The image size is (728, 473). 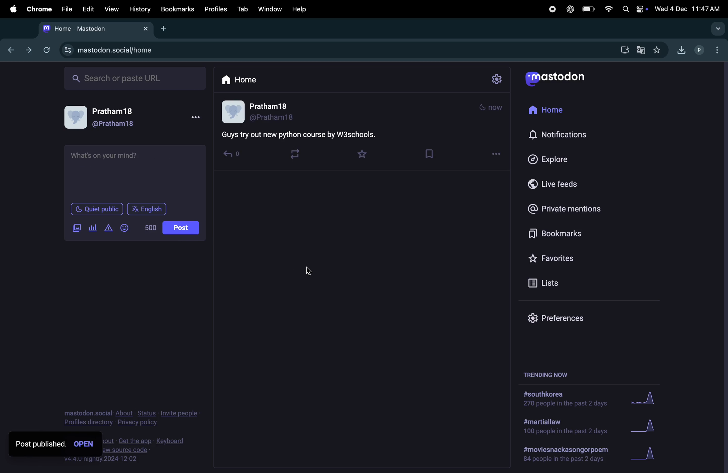 I want to click on mastodon, so click(x=94, y=29).